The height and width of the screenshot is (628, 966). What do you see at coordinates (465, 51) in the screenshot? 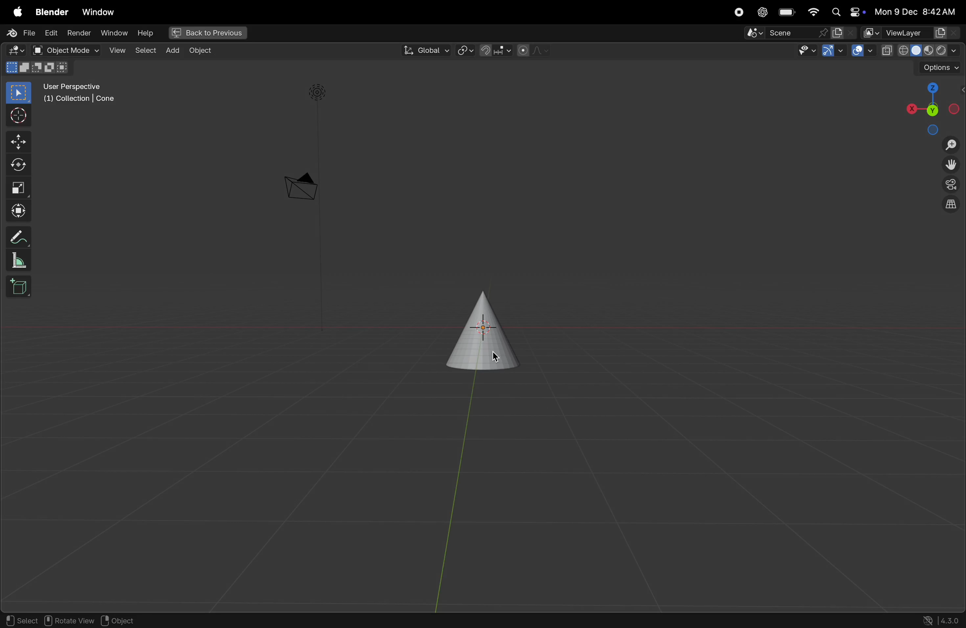
I see `transform pviot` at bounding box center [465, 51].